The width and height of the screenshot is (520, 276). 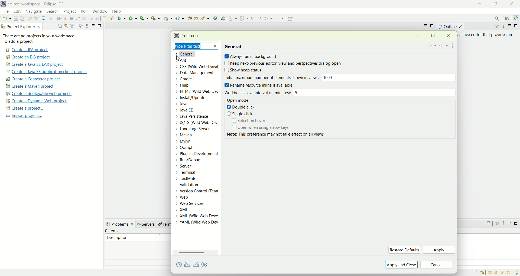 What do you see at coordinates (425, 25) in the screenshot?
I see `minimize` at bounding box center [425, 25].